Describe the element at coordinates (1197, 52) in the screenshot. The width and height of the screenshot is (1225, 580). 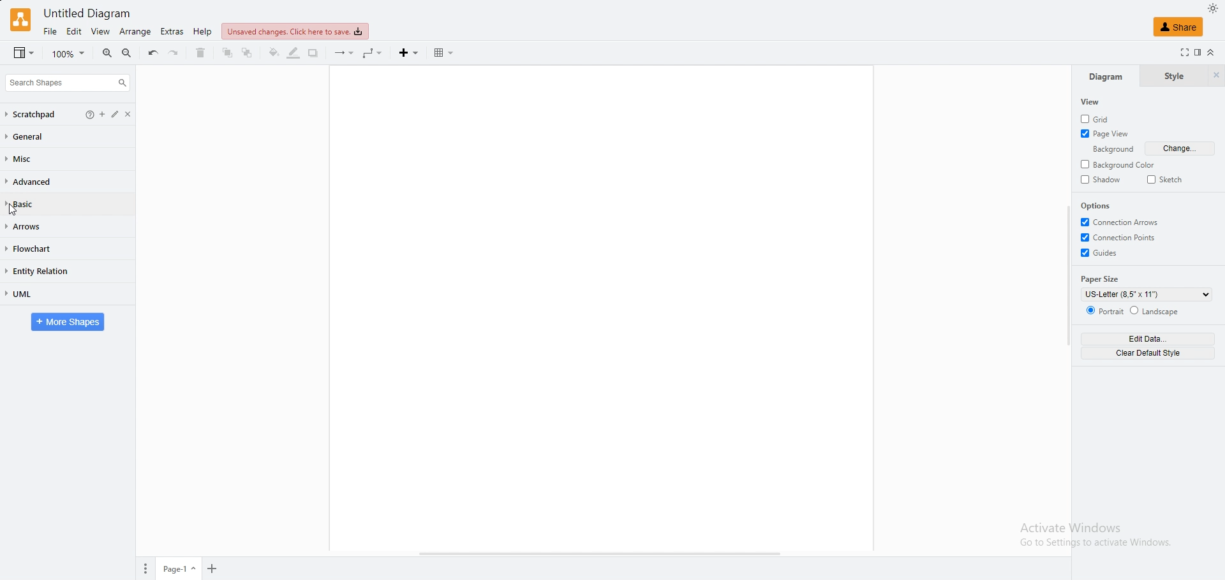
I see `format` at that location.